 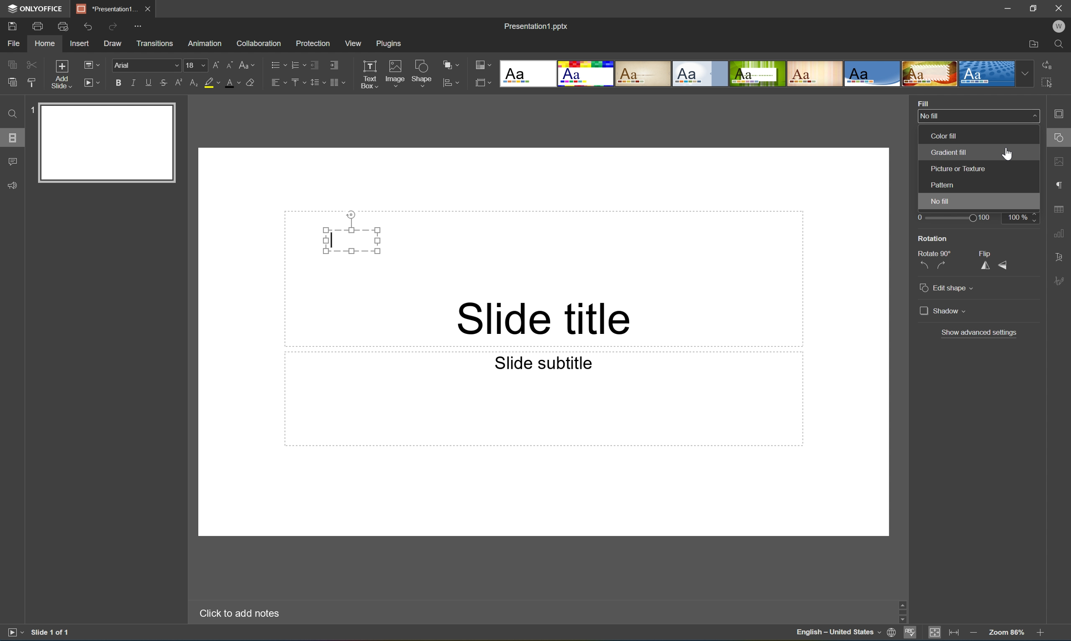 I want to click on 18, so click(x=196, y=65).